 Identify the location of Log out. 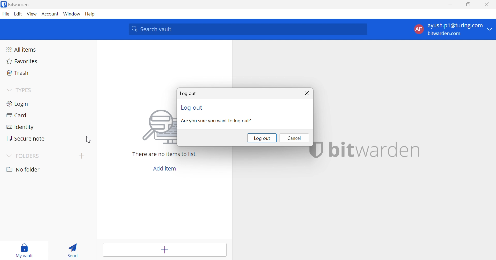
(262, 138).